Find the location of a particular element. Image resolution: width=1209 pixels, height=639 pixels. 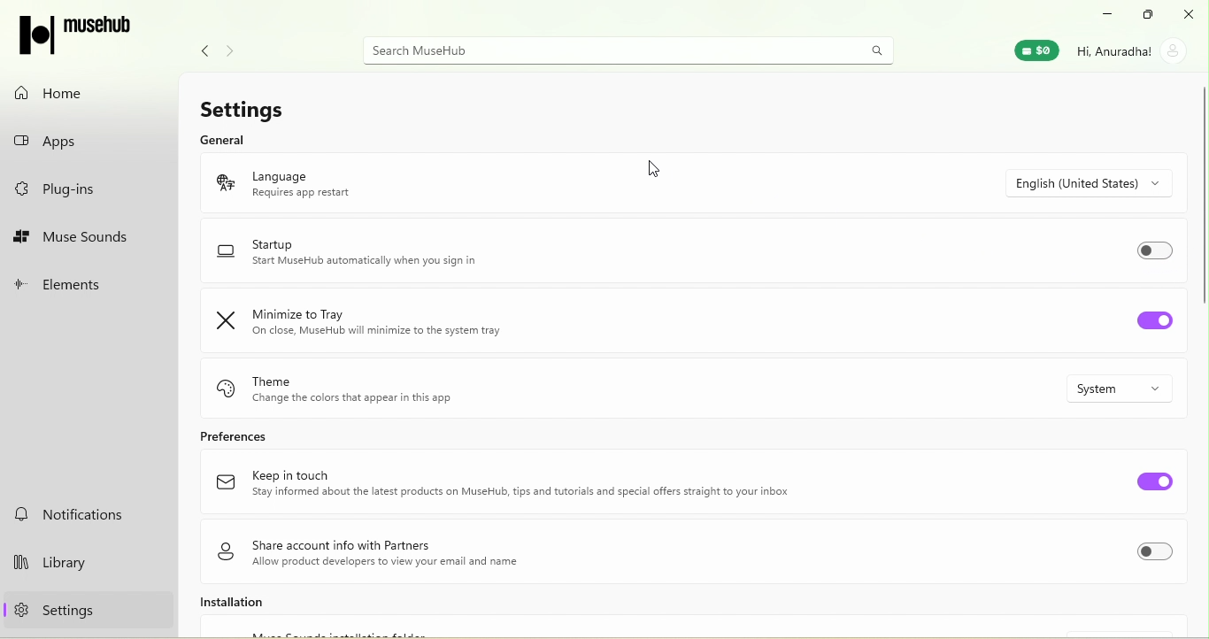

navigate forward is located at coordinates (235, 45).